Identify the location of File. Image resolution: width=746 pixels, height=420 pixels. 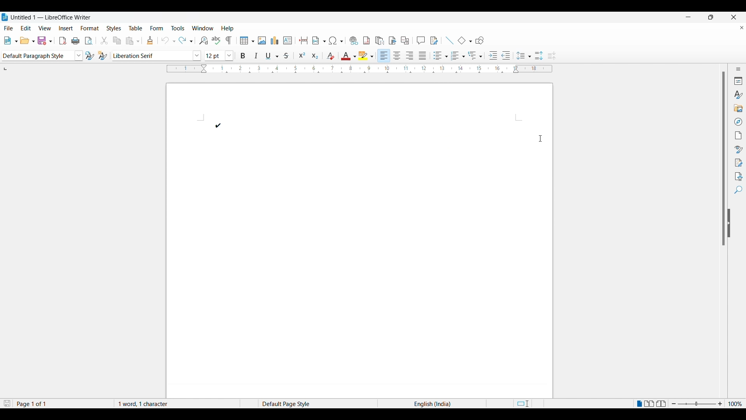
(9, 27).